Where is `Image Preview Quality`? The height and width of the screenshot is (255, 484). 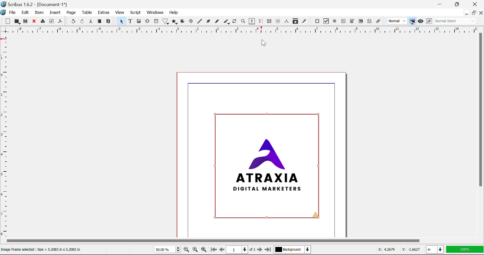
Image Preview Quality is located at coordinates (397, 21).